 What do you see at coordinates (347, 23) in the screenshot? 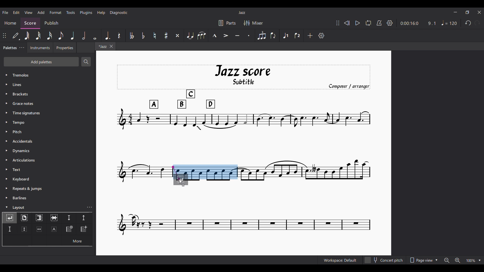
I see `Rewind` at bounding box center [347, 23].